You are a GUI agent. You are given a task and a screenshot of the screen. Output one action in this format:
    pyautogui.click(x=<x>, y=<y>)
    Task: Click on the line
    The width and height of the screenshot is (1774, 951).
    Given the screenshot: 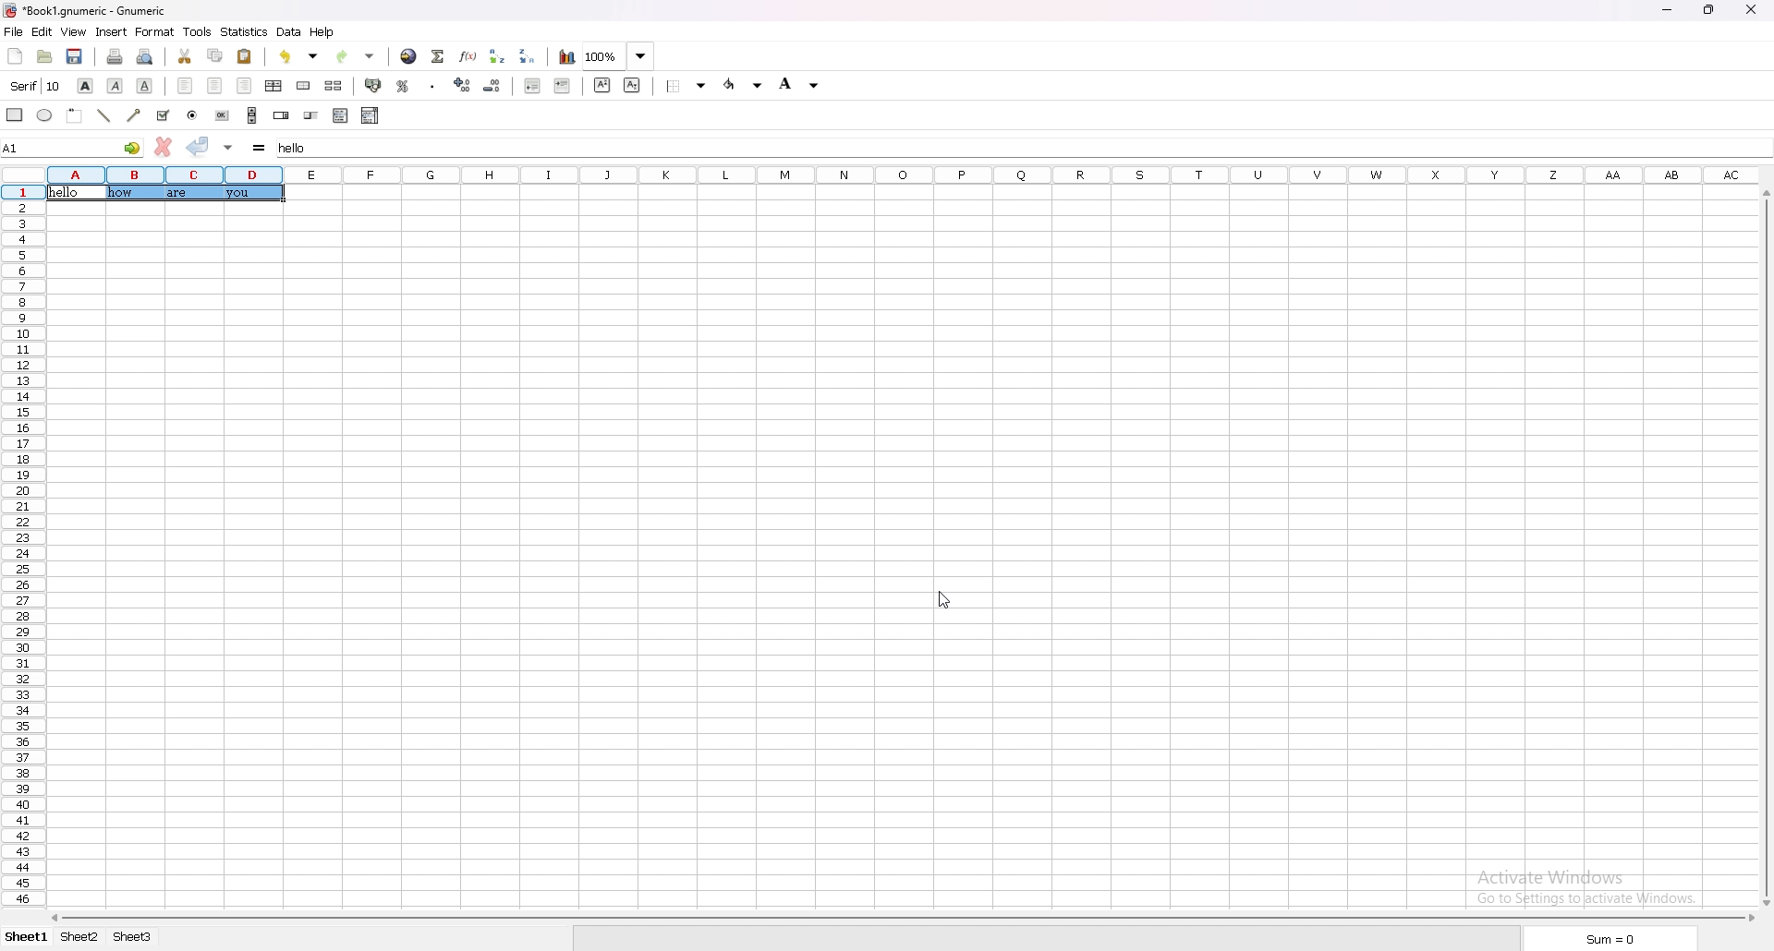 What is the action you would take?
    pyautogui.click(x=104, y=116)
    